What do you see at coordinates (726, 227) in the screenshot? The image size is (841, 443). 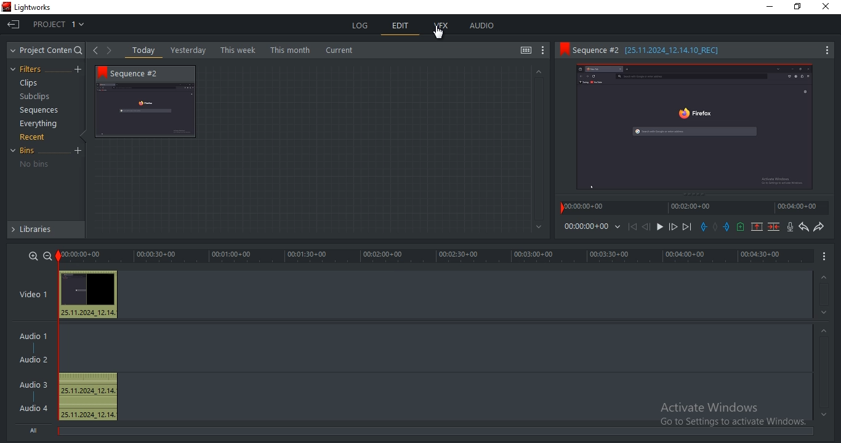 I see `add an out mark` at bounding box center [726, 227].